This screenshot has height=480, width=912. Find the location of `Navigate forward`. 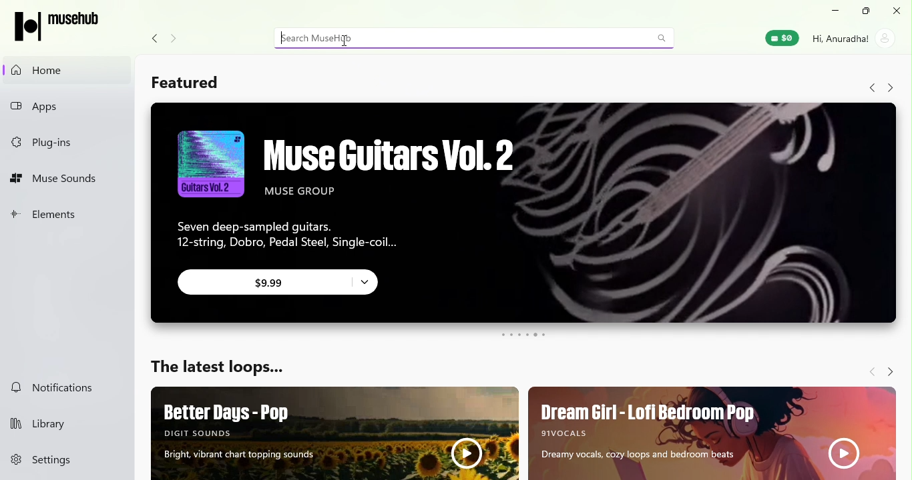

Navigate forward is located at coordinates (888, 368).